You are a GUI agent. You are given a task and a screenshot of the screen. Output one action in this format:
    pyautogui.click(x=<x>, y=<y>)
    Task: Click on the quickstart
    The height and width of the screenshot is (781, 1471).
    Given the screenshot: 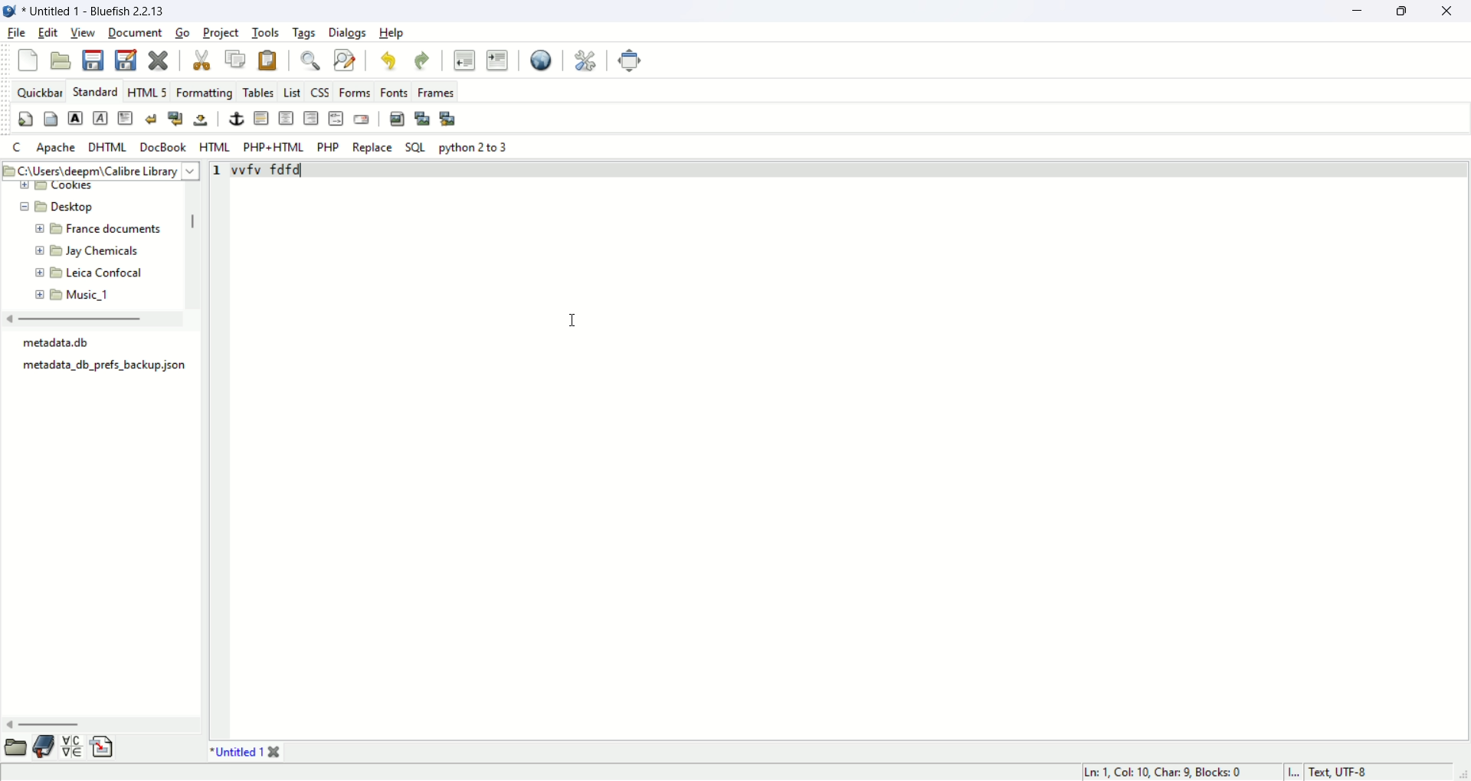 What is the action you would take?
    pyautogui.click(x=22, y=118)
    